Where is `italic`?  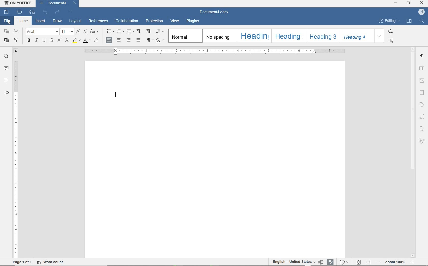
italic is located at coordinates (36, 41).